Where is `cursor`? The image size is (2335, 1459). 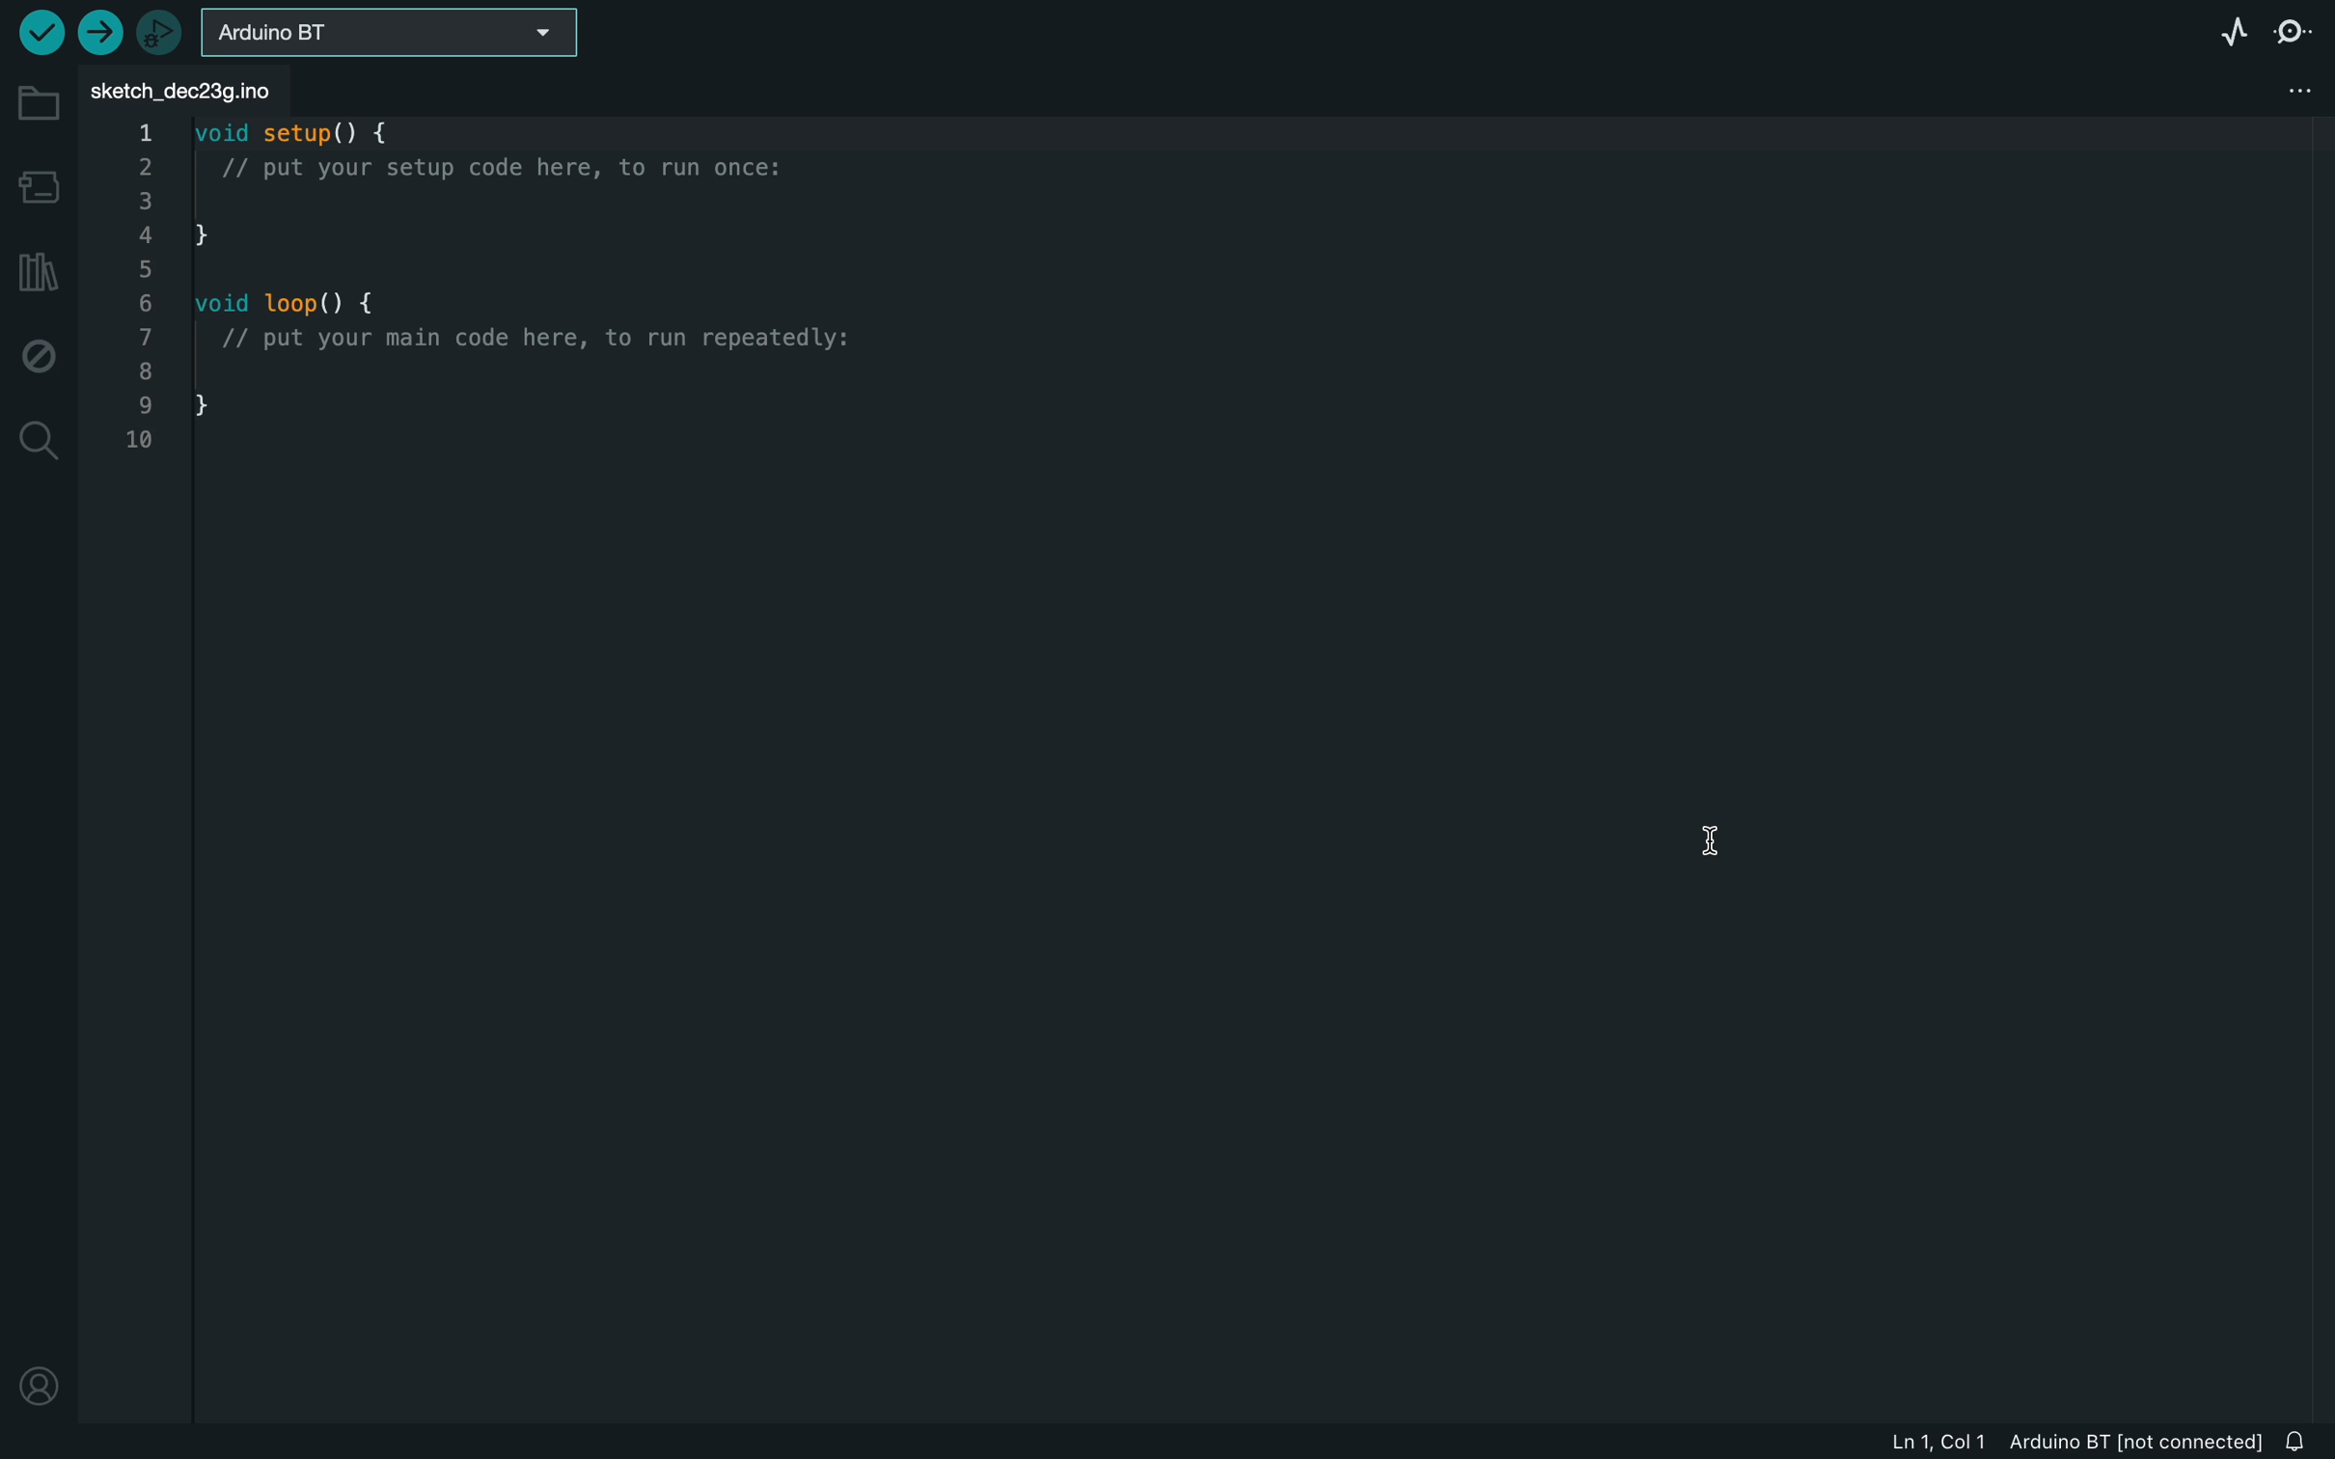
cursor is located at coordinates (1714, 821).